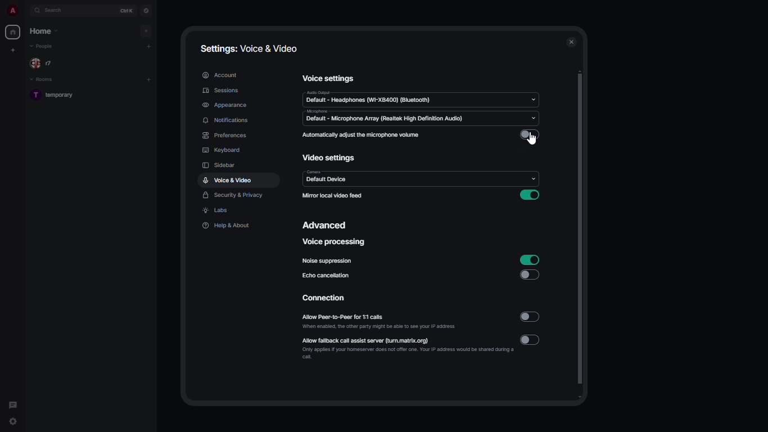 The image size is (768, 432). I want to click on keyboard, so click(223, 151).